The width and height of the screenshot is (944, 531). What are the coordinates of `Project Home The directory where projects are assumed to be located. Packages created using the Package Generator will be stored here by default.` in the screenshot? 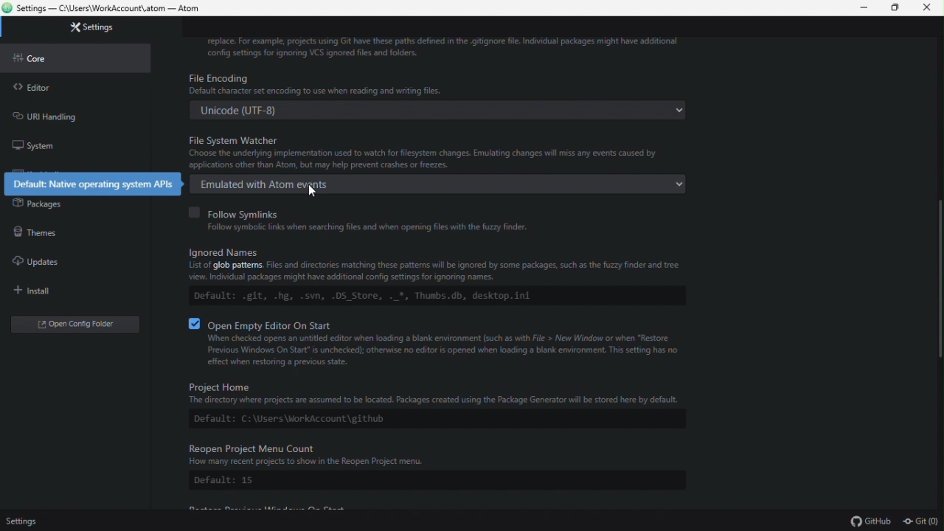 It's located at (426, 391).